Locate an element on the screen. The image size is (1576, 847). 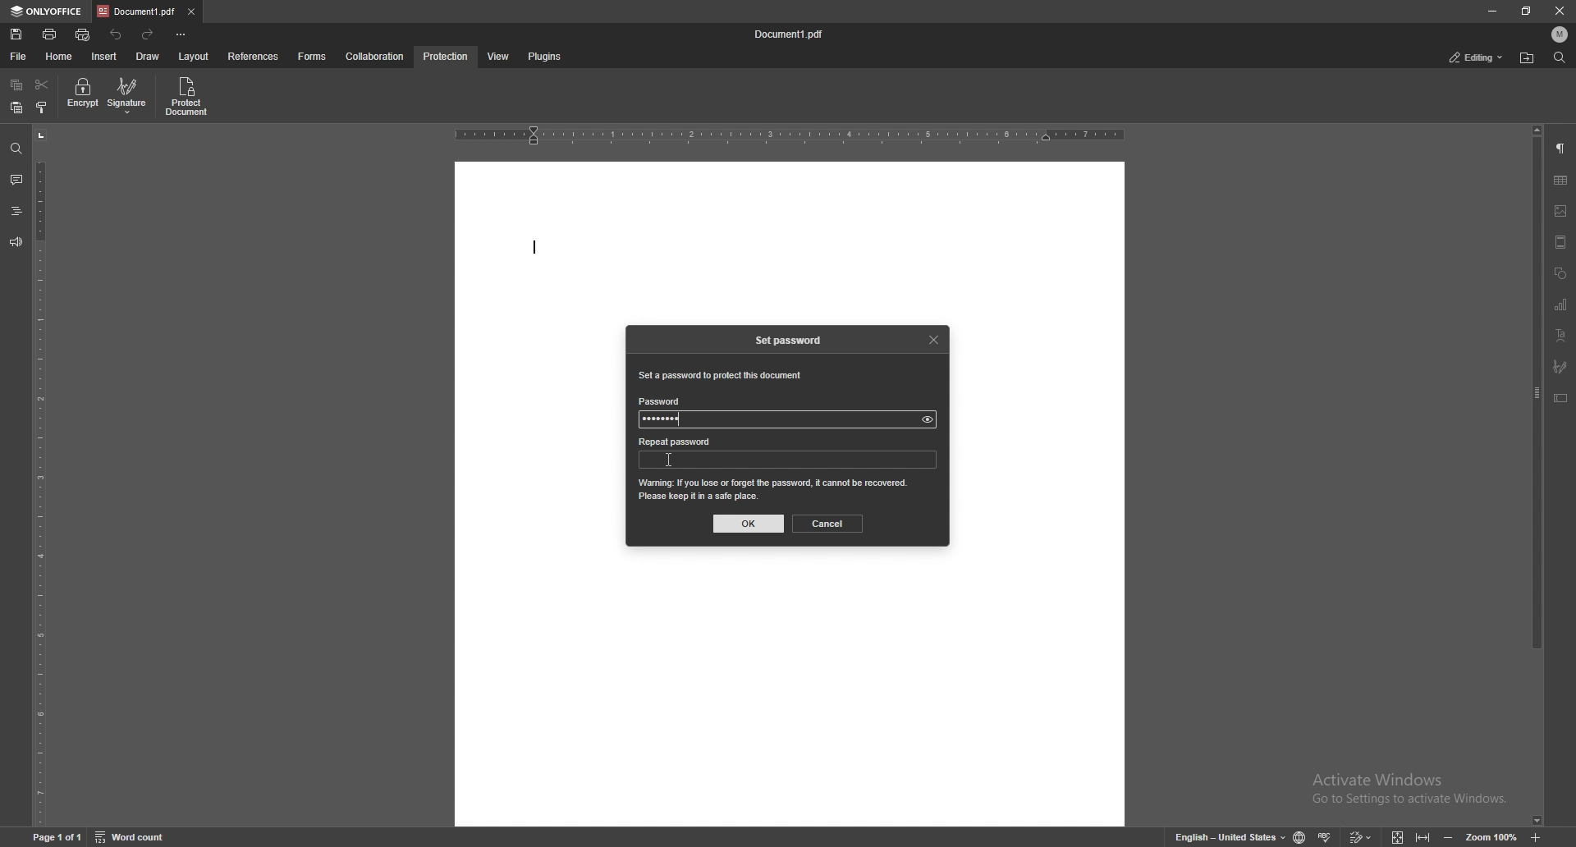
shapes is located at coordinates (1560, 273).